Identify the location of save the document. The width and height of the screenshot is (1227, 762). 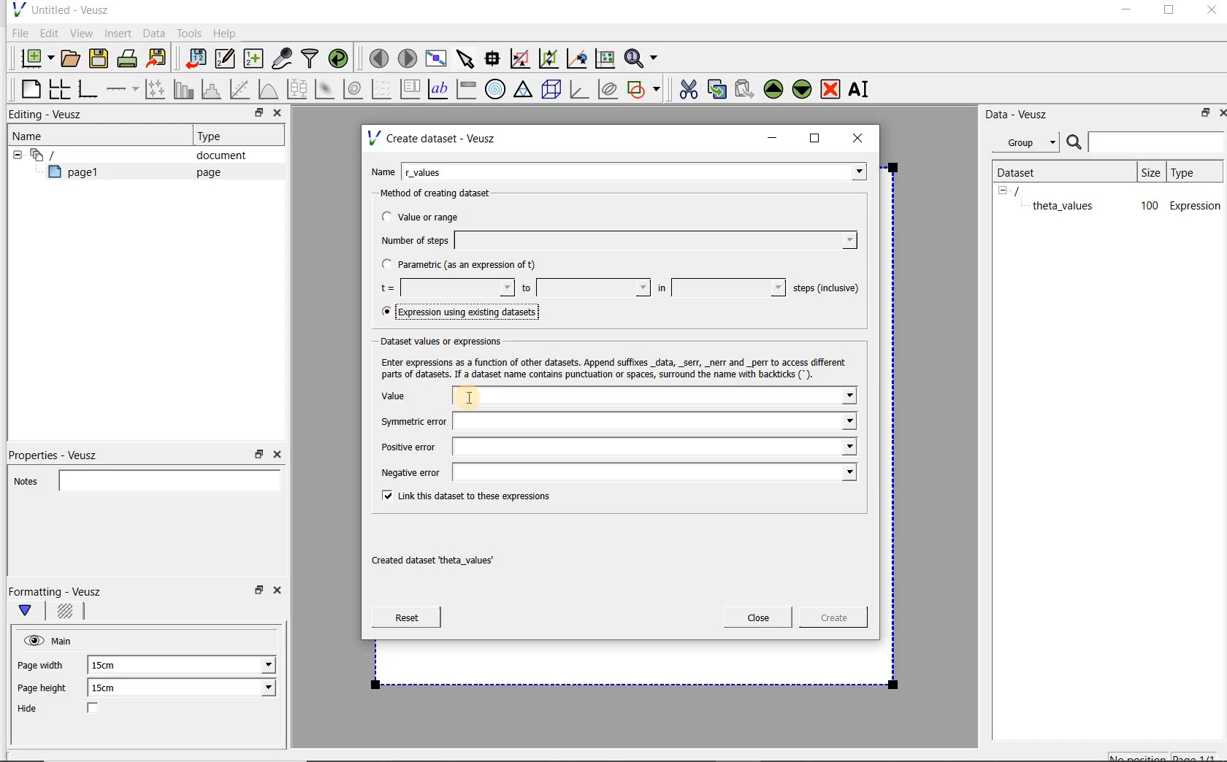
(102, 59).